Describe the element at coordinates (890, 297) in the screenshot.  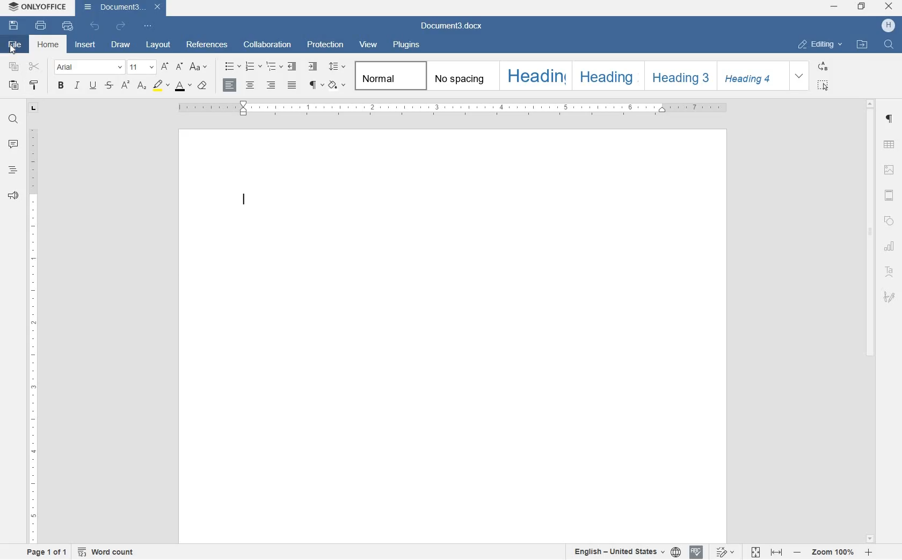
I see `signature` at that location.